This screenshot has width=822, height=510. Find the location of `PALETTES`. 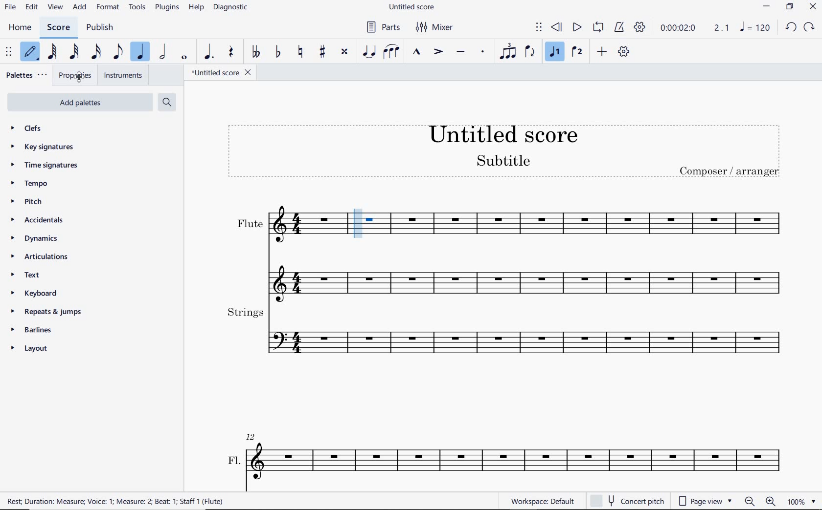

PALETTES is located at coordinates (28, 74).